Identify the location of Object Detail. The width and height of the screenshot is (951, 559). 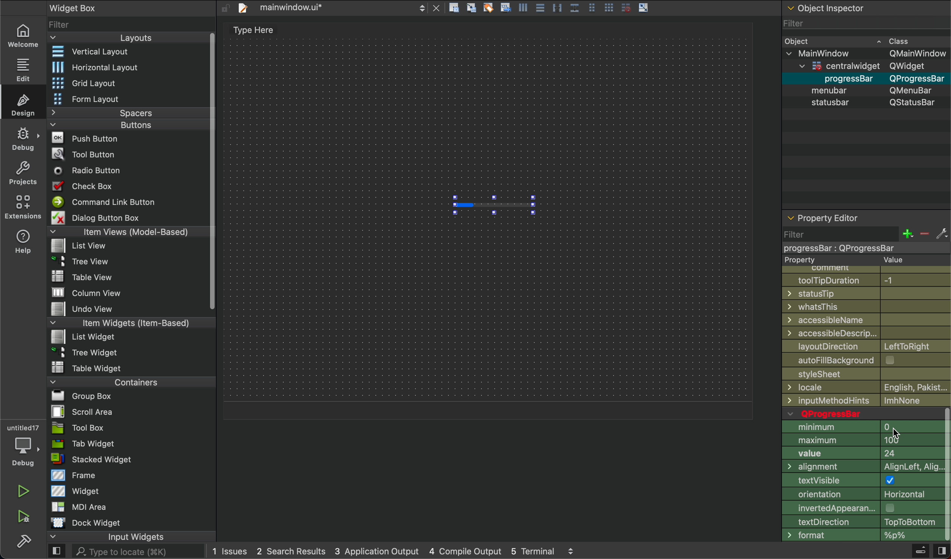
(865, 71).